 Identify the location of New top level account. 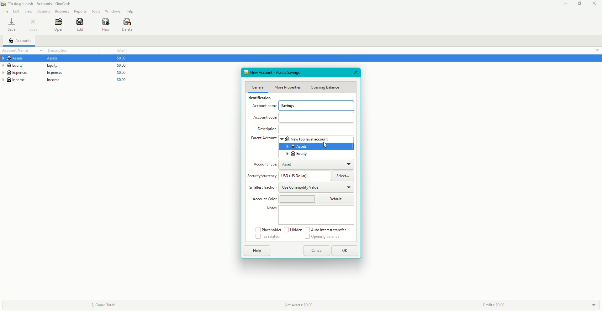
(307, 139).